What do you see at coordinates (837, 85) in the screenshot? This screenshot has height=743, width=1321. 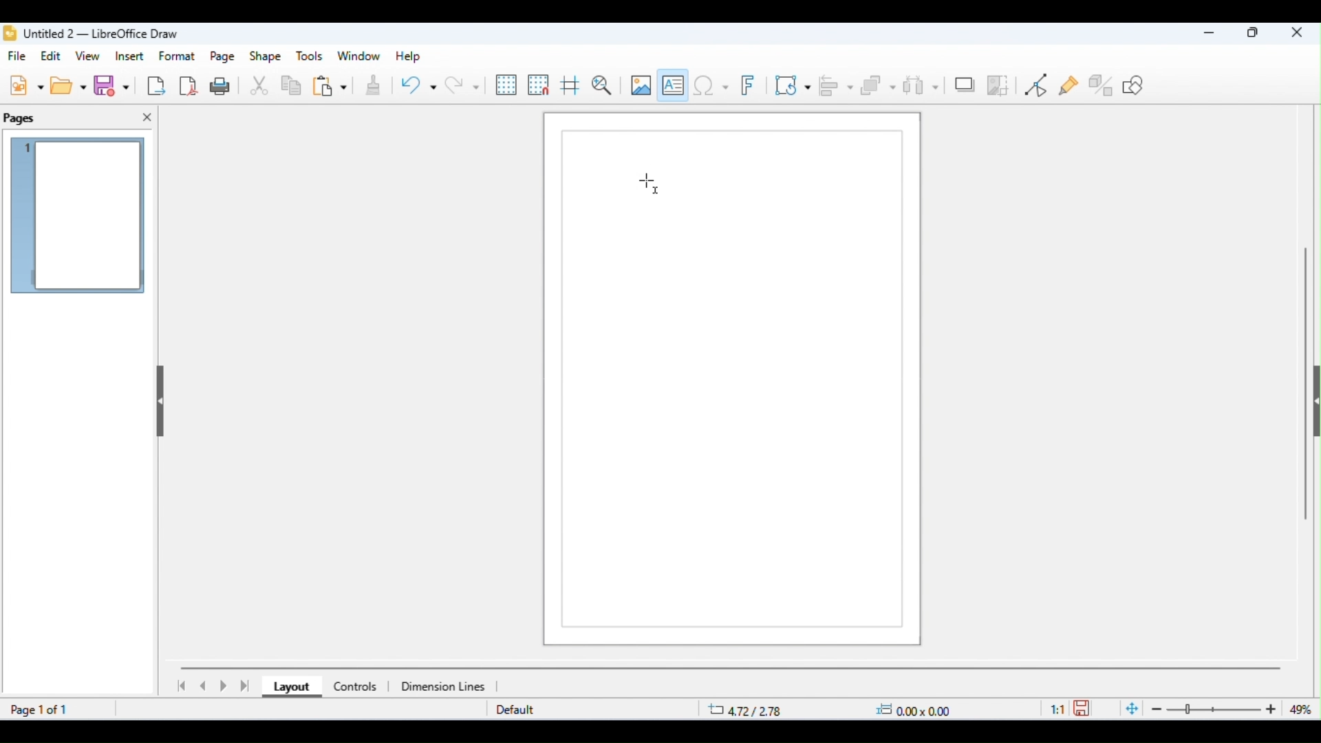 I see `align objects` at bounding box center [837, 85].